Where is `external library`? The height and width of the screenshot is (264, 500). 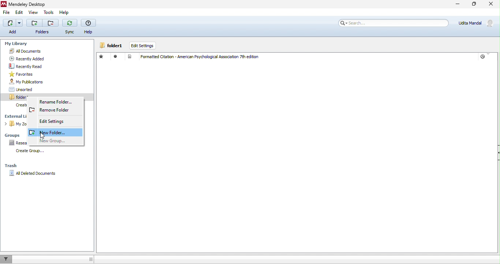 external library is located at coordinates (14, 116).